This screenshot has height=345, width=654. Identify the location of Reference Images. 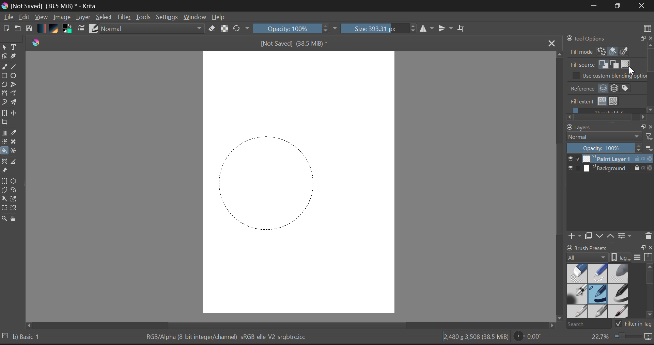
(5, 171).